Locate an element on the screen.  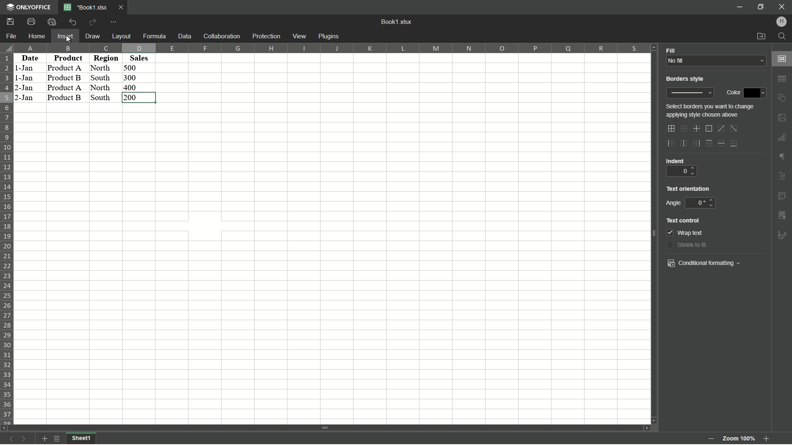
diagonal down border is located at coordinates (736, 129).